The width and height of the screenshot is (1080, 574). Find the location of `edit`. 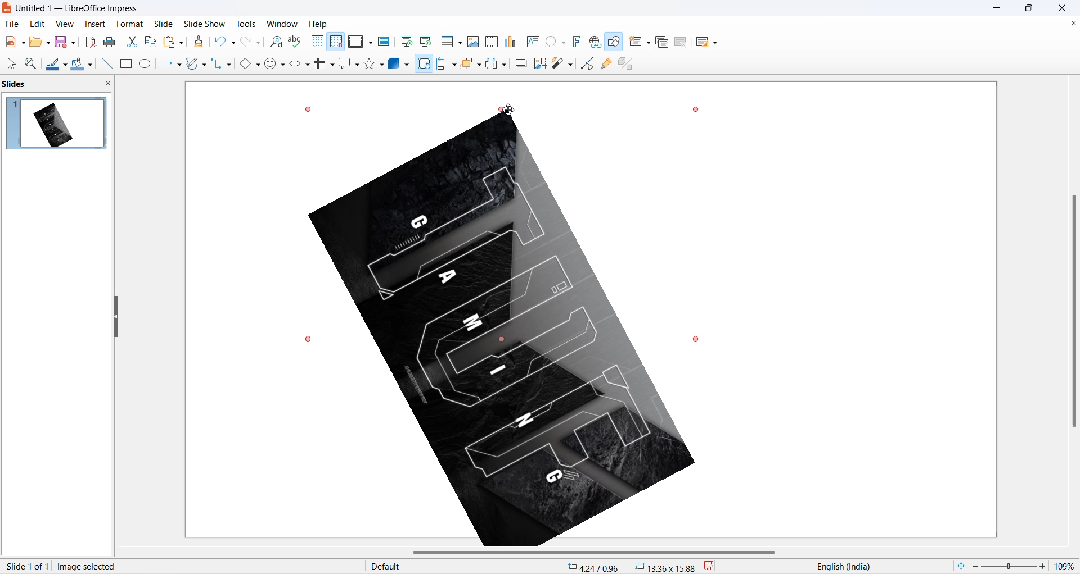

edit is located at coordinates (38, 24).